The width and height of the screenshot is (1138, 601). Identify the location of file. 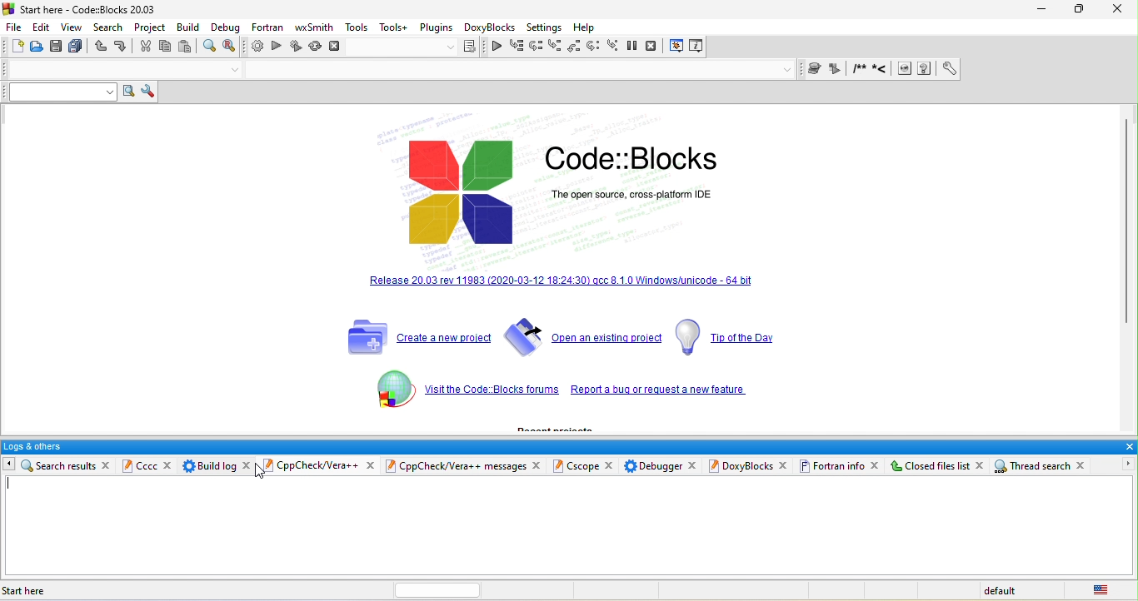
(13, 27).